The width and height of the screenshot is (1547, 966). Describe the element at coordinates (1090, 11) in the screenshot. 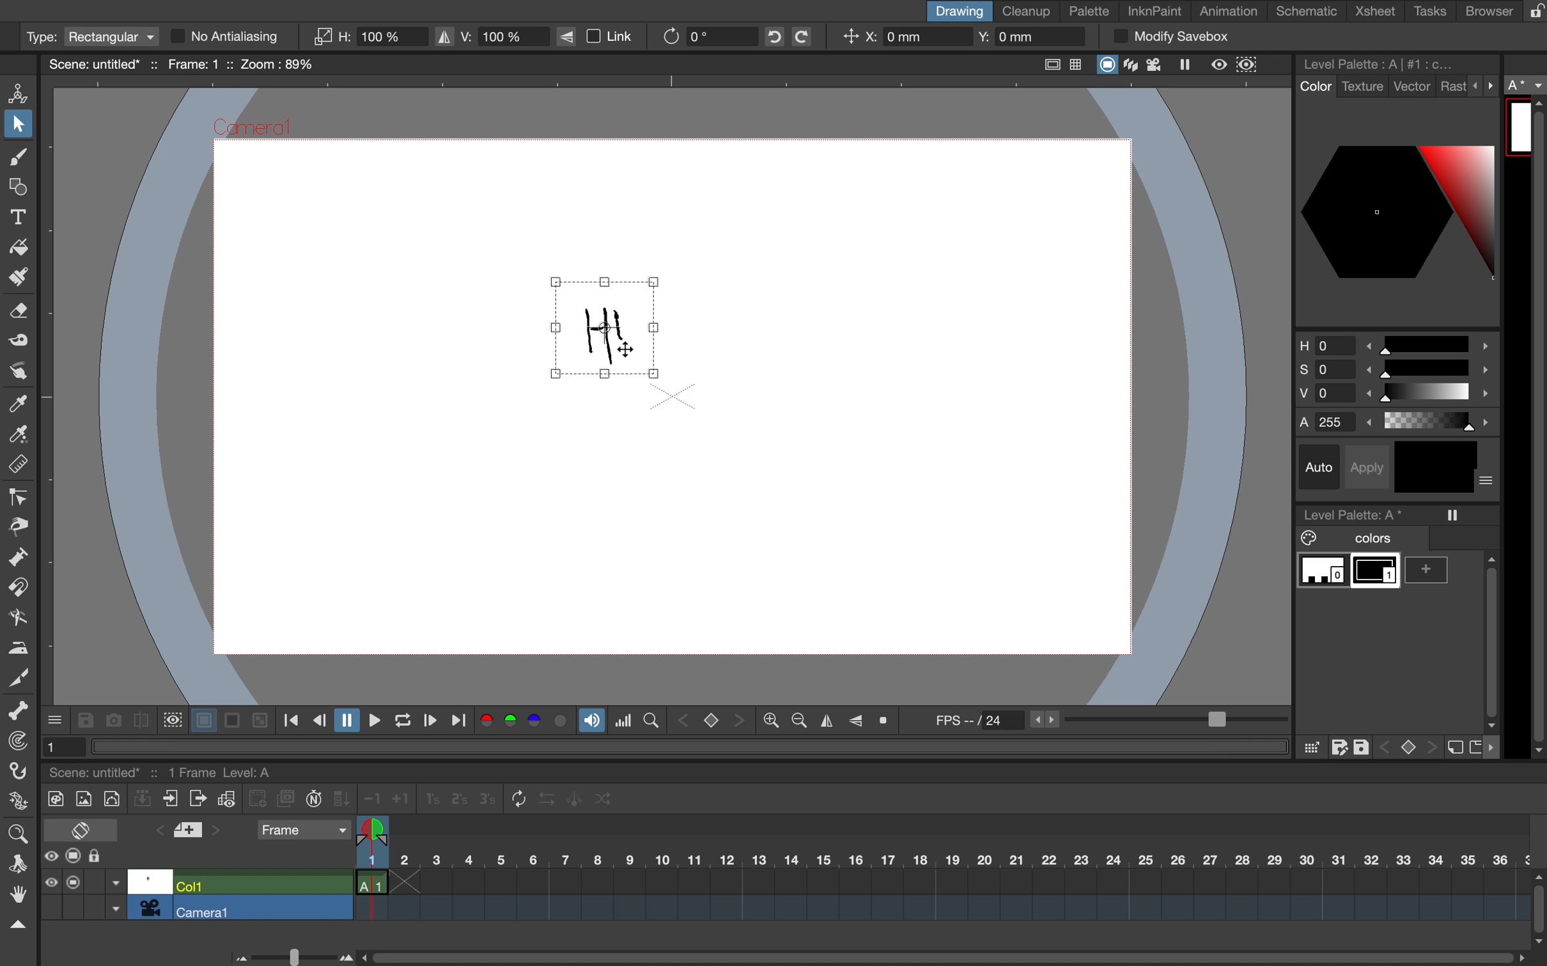

I see `palette` at that location.